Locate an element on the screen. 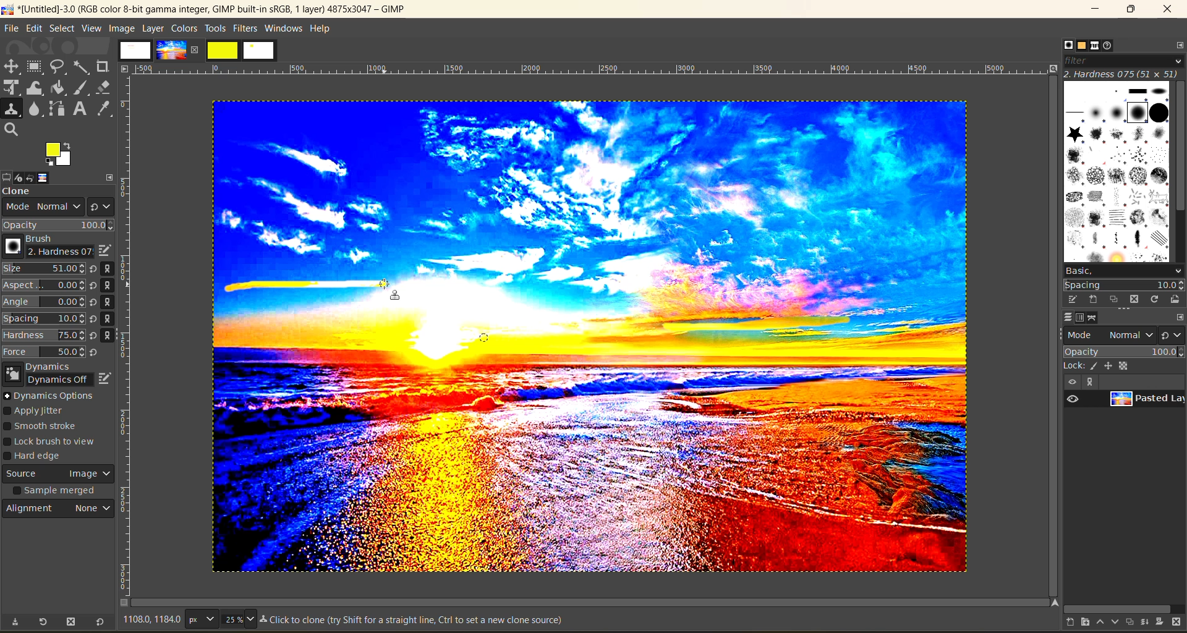 Image resolution: width=1187 pixels, height=633 pixels. reset brush size is located at coordinates (95, 311).